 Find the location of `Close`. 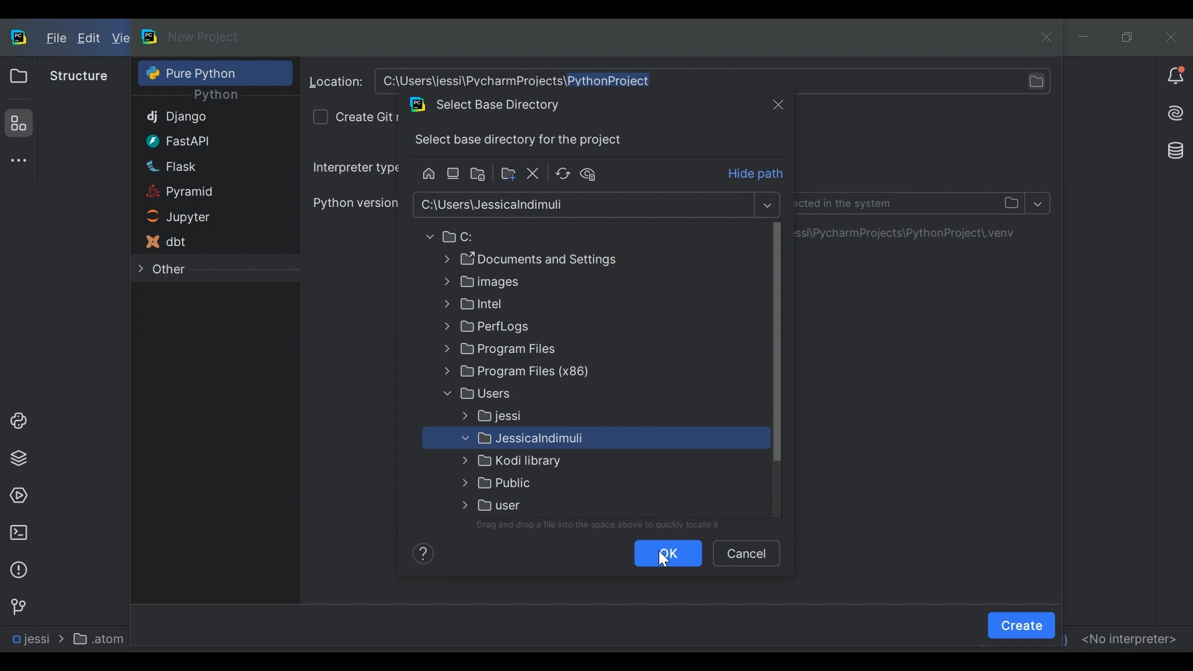

Close is located at coordinates (778, 104).